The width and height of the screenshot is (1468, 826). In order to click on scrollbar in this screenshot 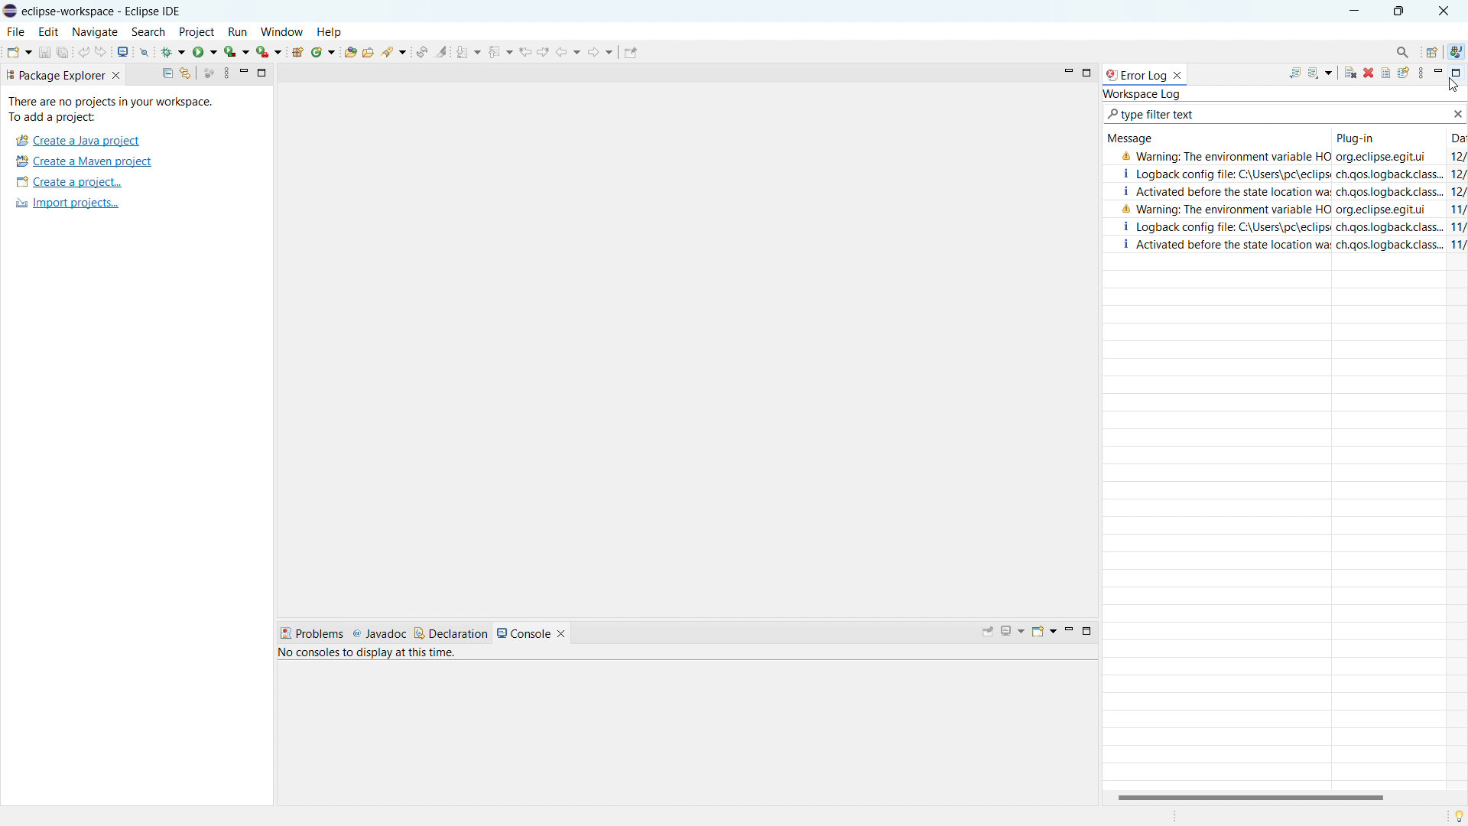, I will do `click(1252, 794)`.